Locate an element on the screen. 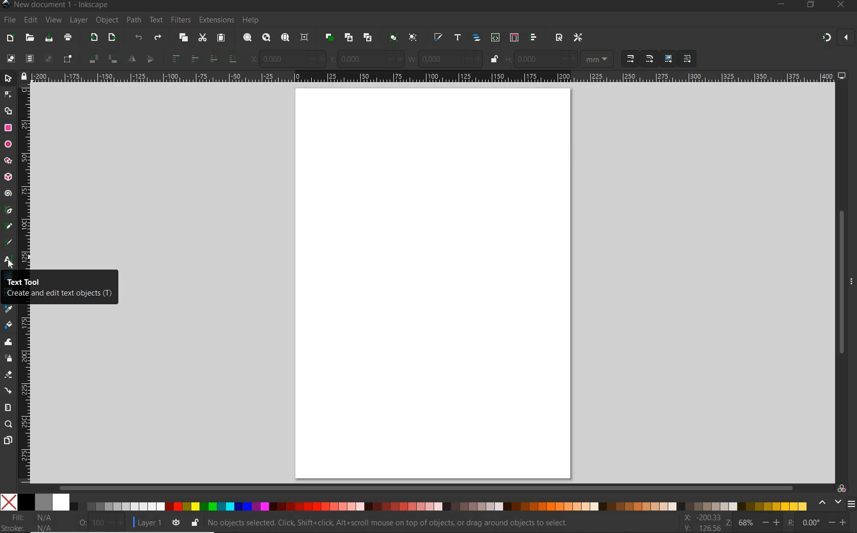 The width and height of the screenshot is (857, 533). hide is located at coordinates (852, 280).